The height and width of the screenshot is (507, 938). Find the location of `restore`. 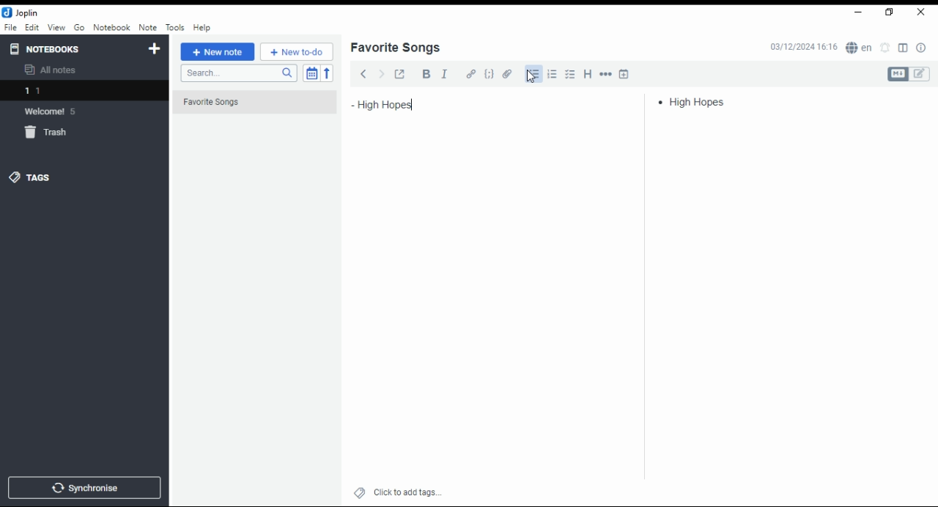

restore is located at coordinates (891, 12).